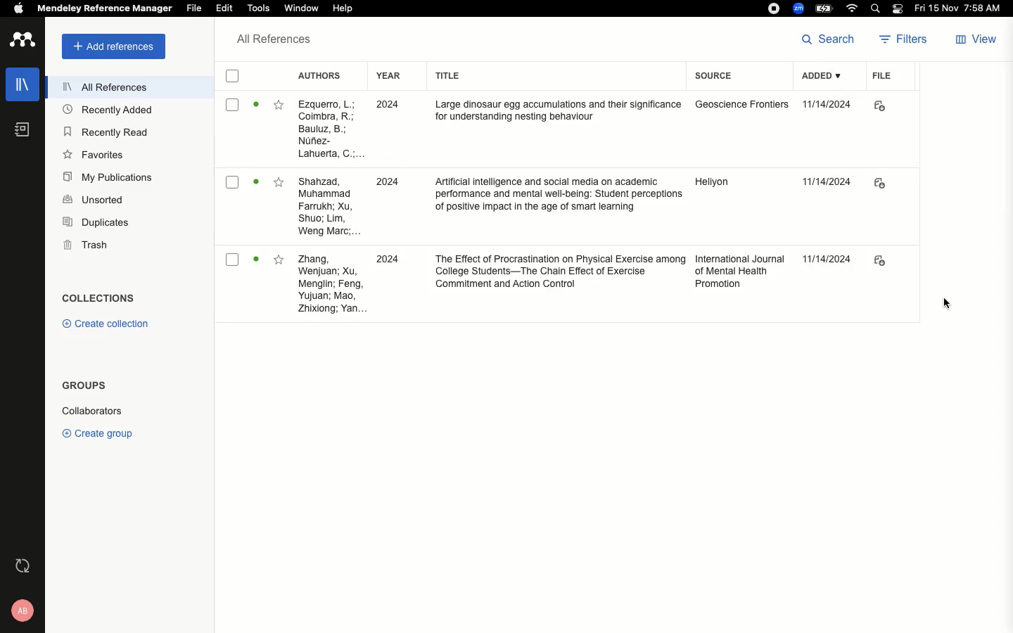 The height and width of the screenshot is (633, 1013). What do you see at coordinates (22, 41) in the screenshot?
I see `Logo` at bounding box center [22, 41].